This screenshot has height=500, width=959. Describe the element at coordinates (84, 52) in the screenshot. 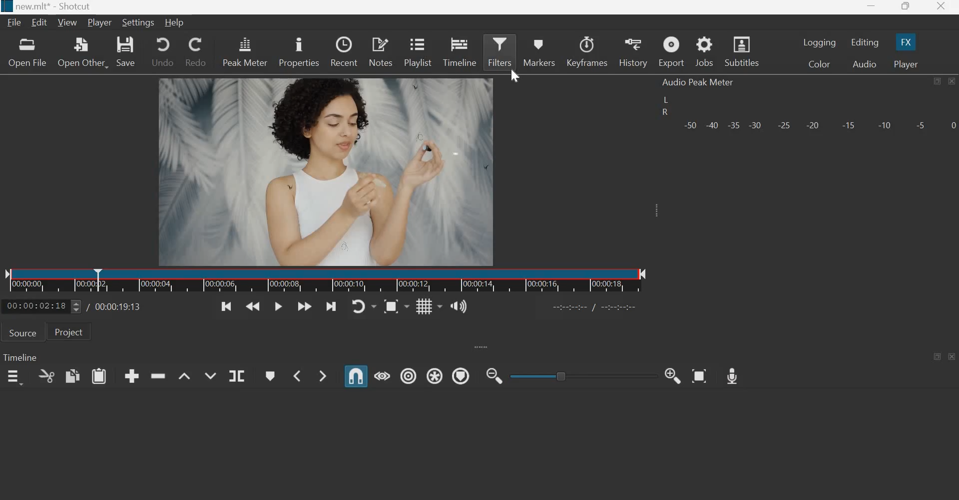

I see `Open other` at that location.